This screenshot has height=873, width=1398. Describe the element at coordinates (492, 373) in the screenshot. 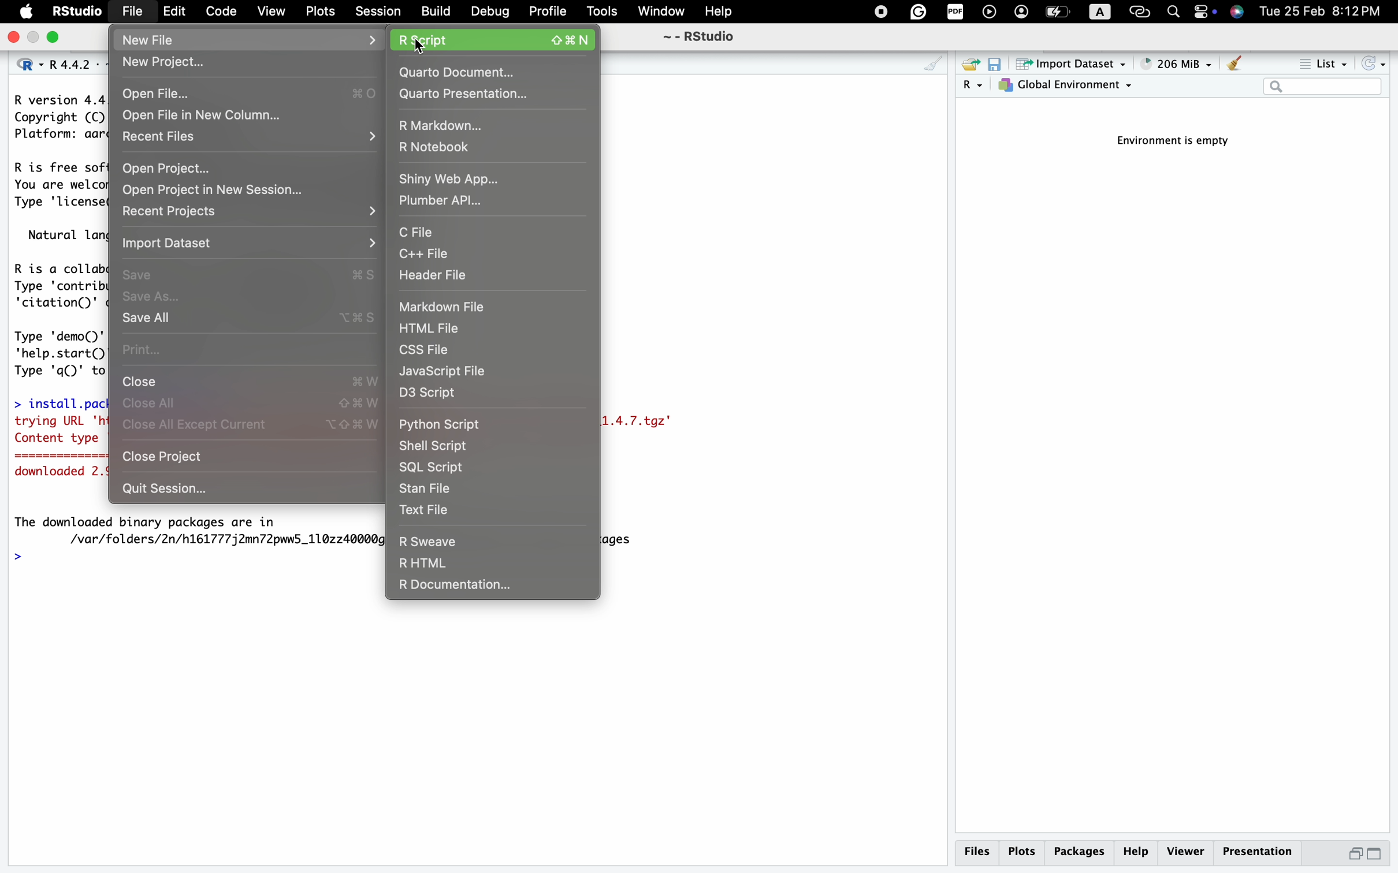

I see `javascript file` at that location.